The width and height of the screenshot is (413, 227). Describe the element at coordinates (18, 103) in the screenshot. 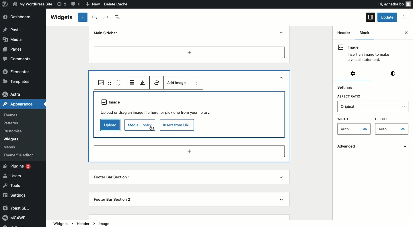

I see `Appearance` at that location.